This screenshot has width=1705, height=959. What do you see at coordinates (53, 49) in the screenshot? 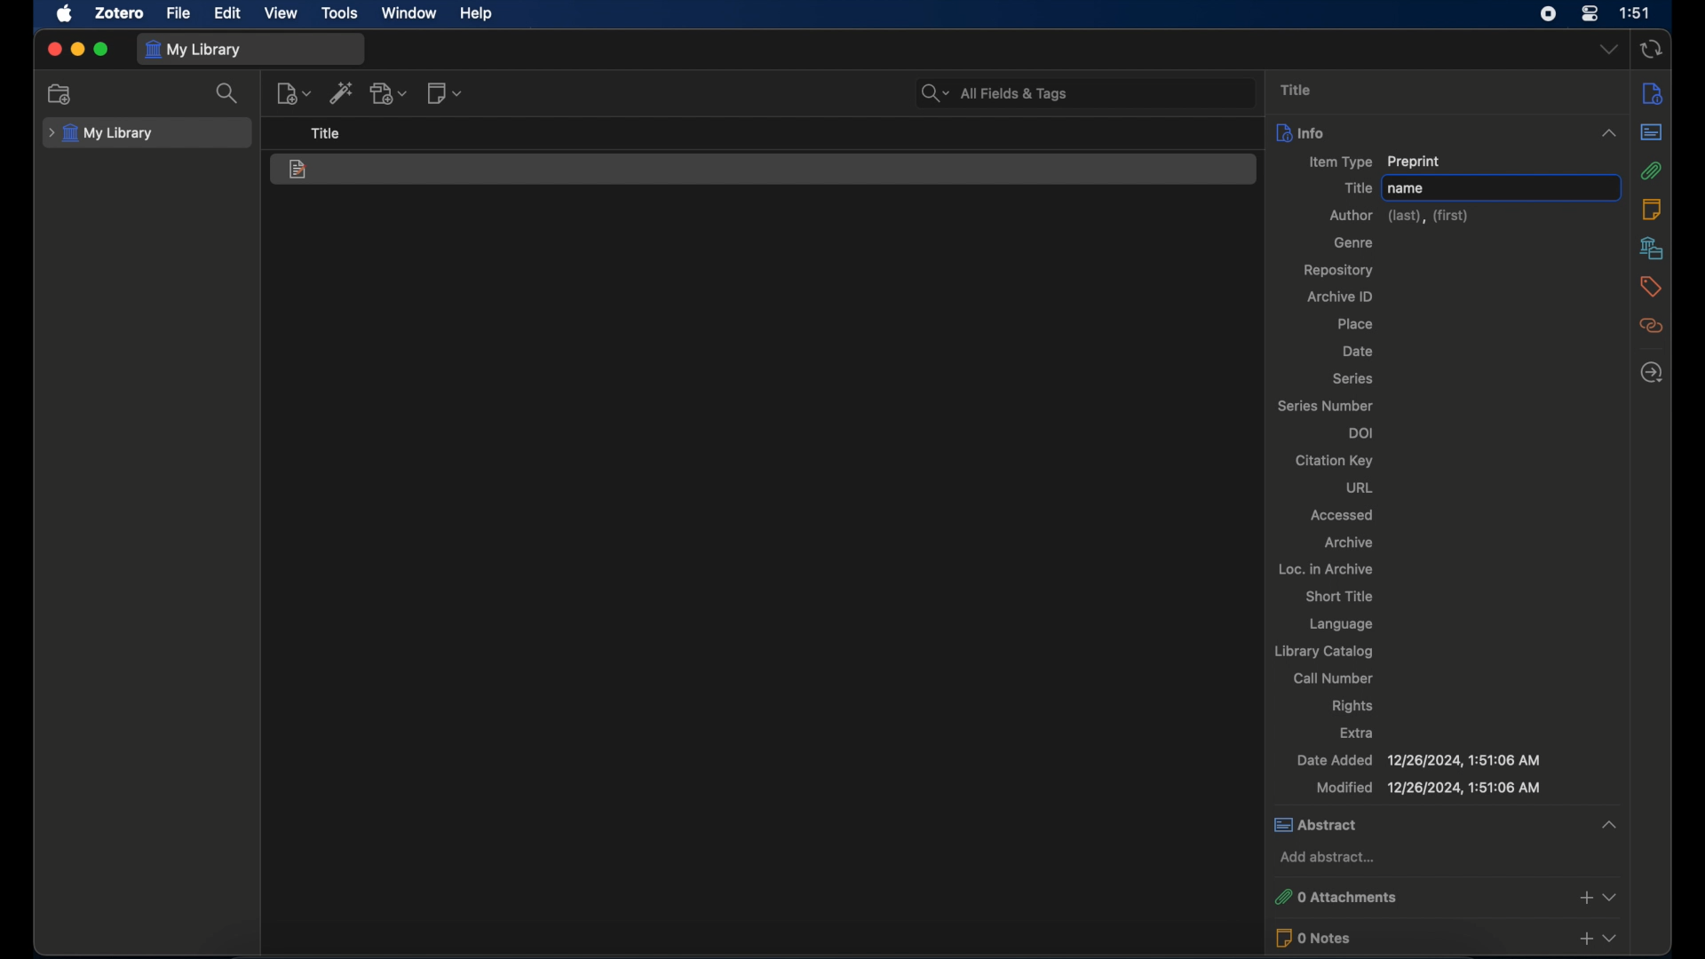
I see `close` at bounding box center [53, 49].